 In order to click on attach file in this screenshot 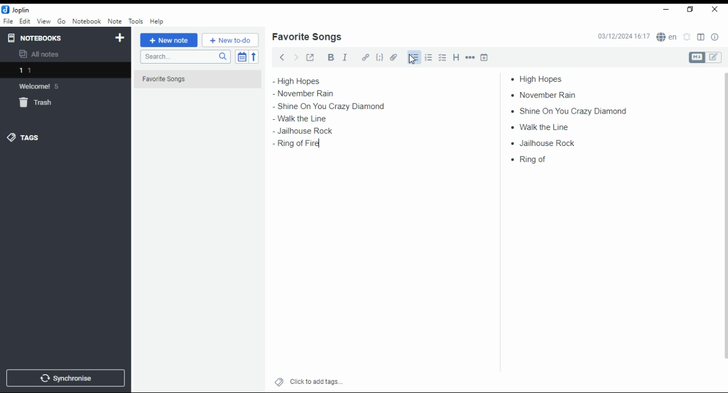, I will do `click(394, 57)`.